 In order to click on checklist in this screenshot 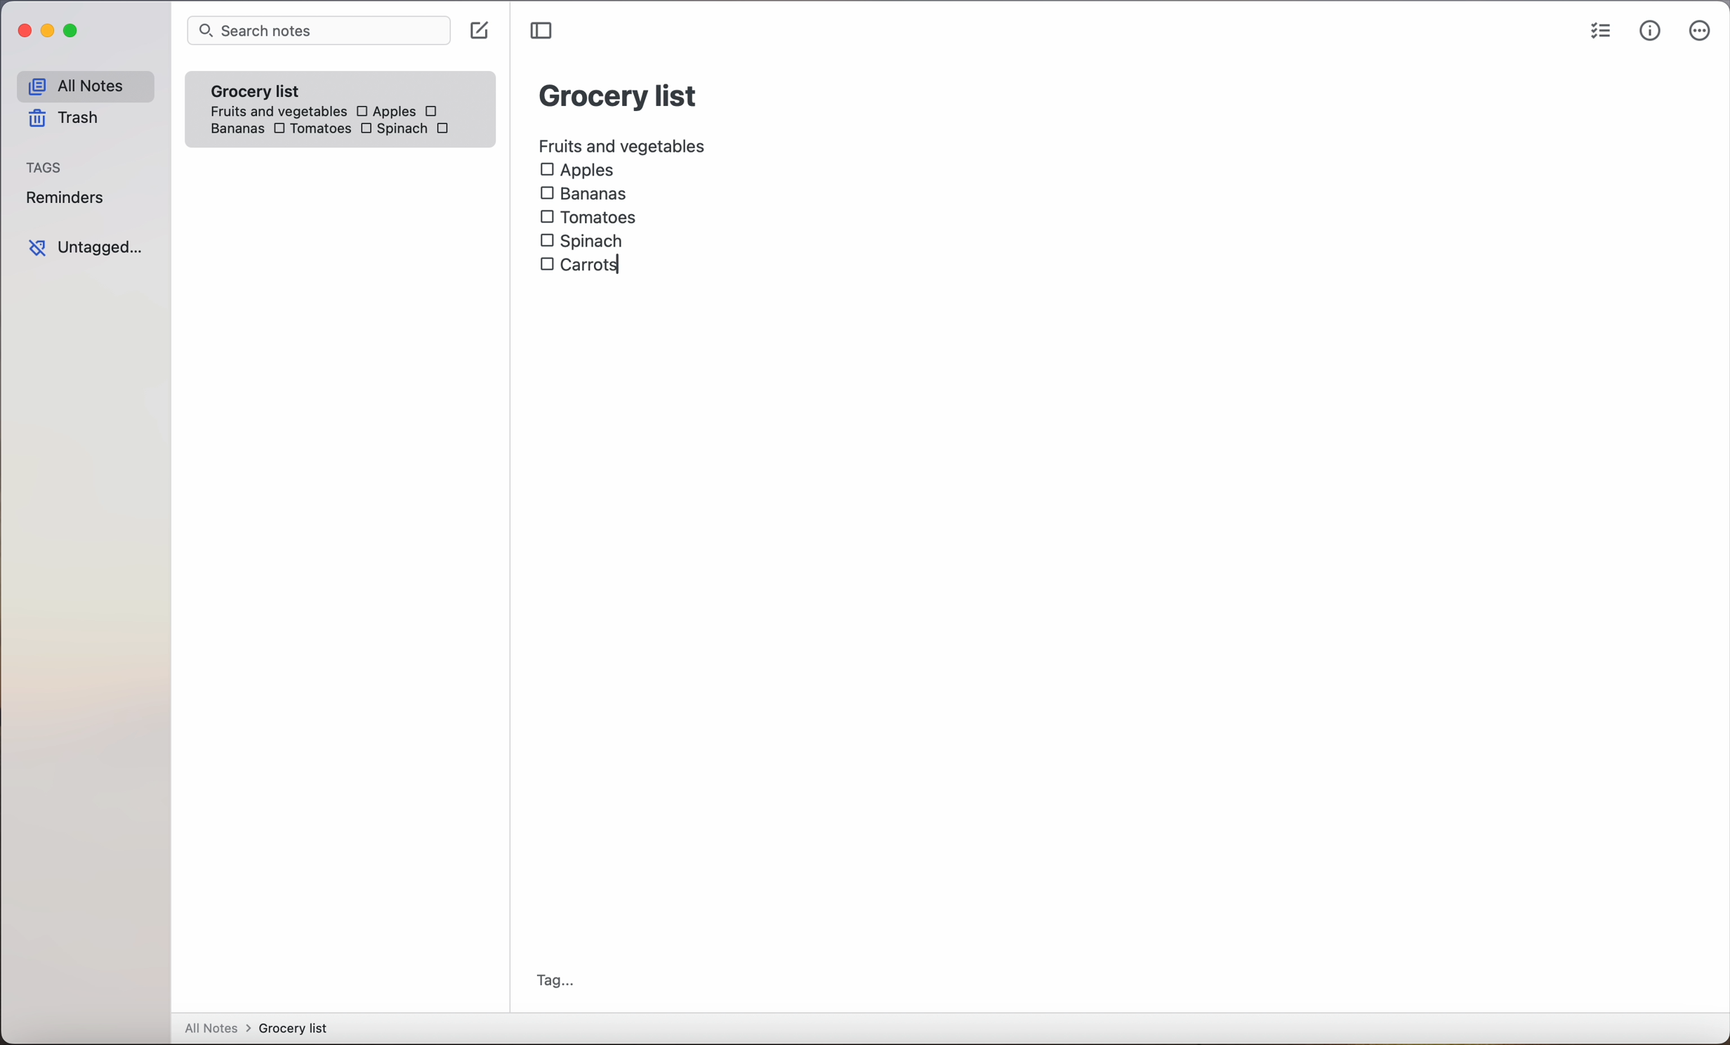, I will do `click(1598, 33)`.